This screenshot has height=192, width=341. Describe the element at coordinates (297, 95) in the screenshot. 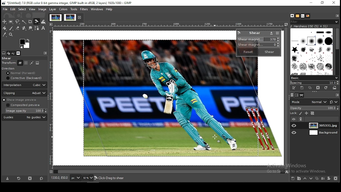

I see `channels` at that location.